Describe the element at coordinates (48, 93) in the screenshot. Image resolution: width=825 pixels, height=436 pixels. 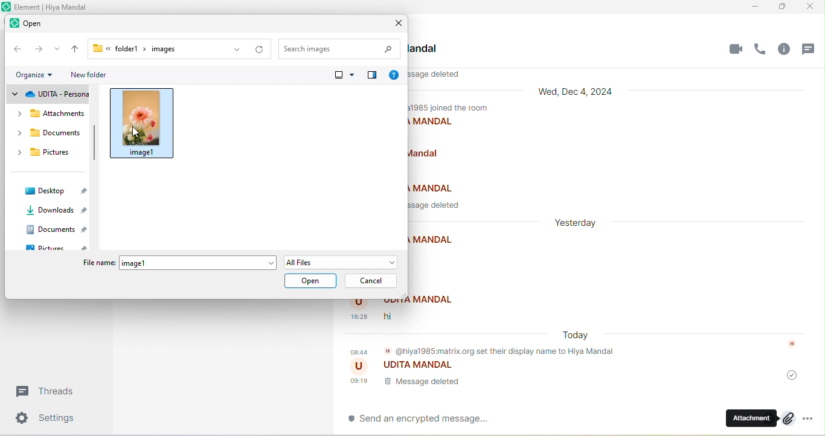
I see `udita` at that location.